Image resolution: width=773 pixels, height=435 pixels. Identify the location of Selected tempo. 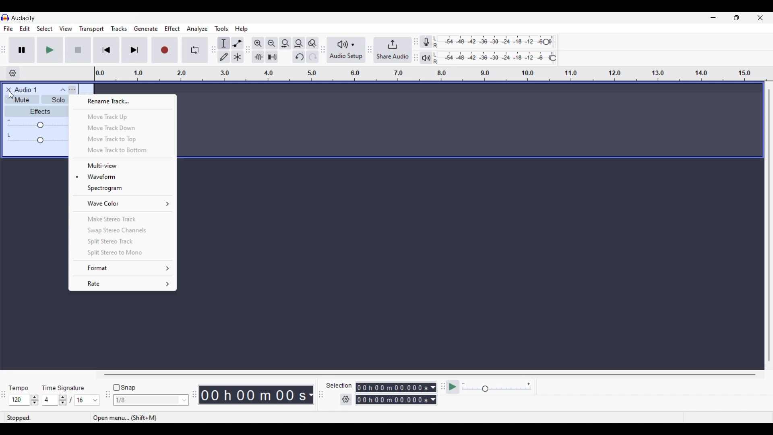
(19, 400).